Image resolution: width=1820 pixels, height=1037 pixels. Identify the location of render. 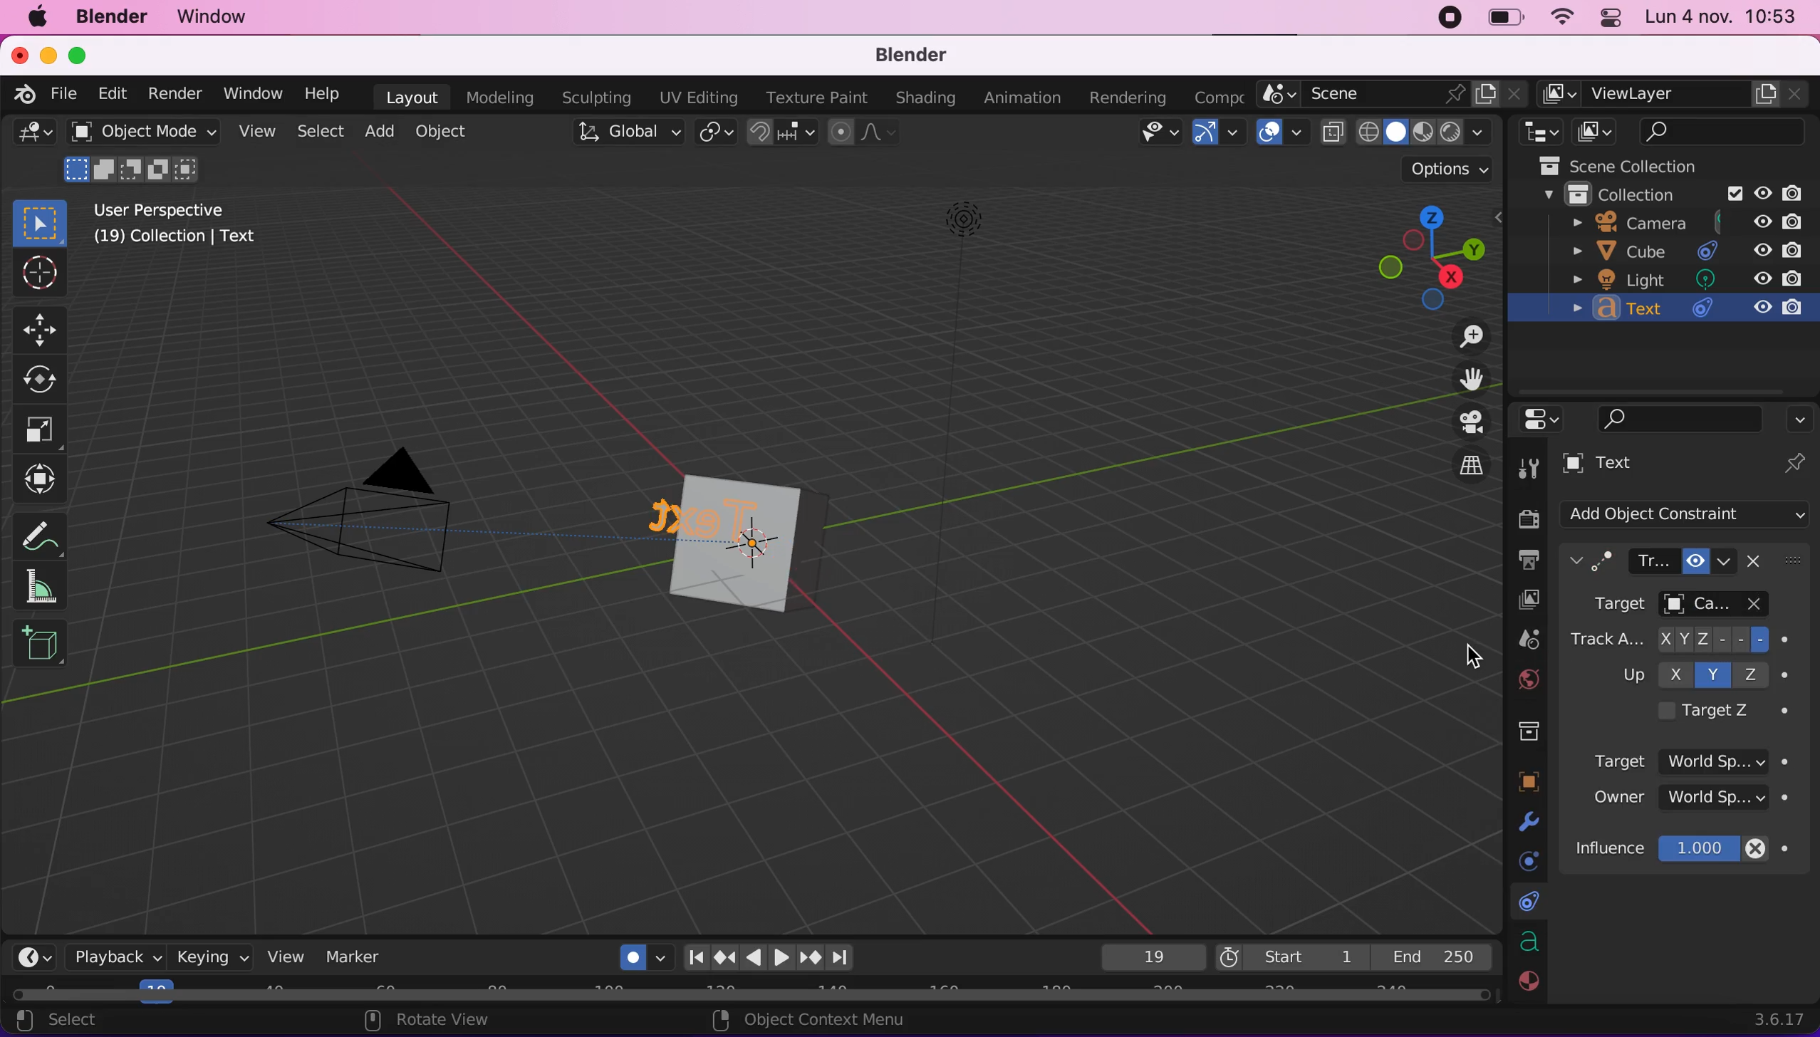
(1522, 512).